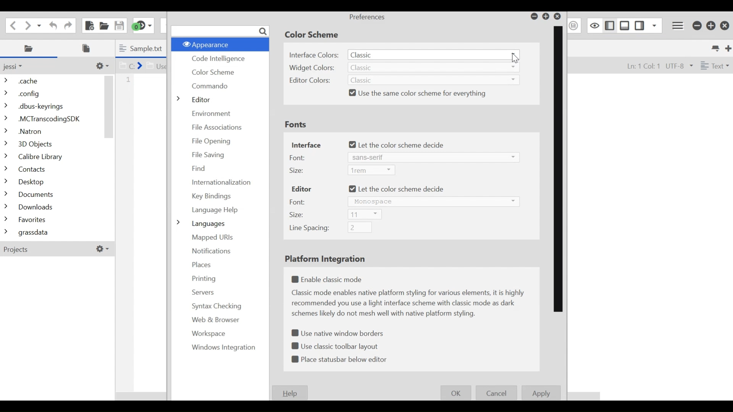 The image size is (733, 412). What do you see at coordinates (434, 55) in the screenshot?
I see `Interface Colors dropdown menu` at bounding box center [434, 55].